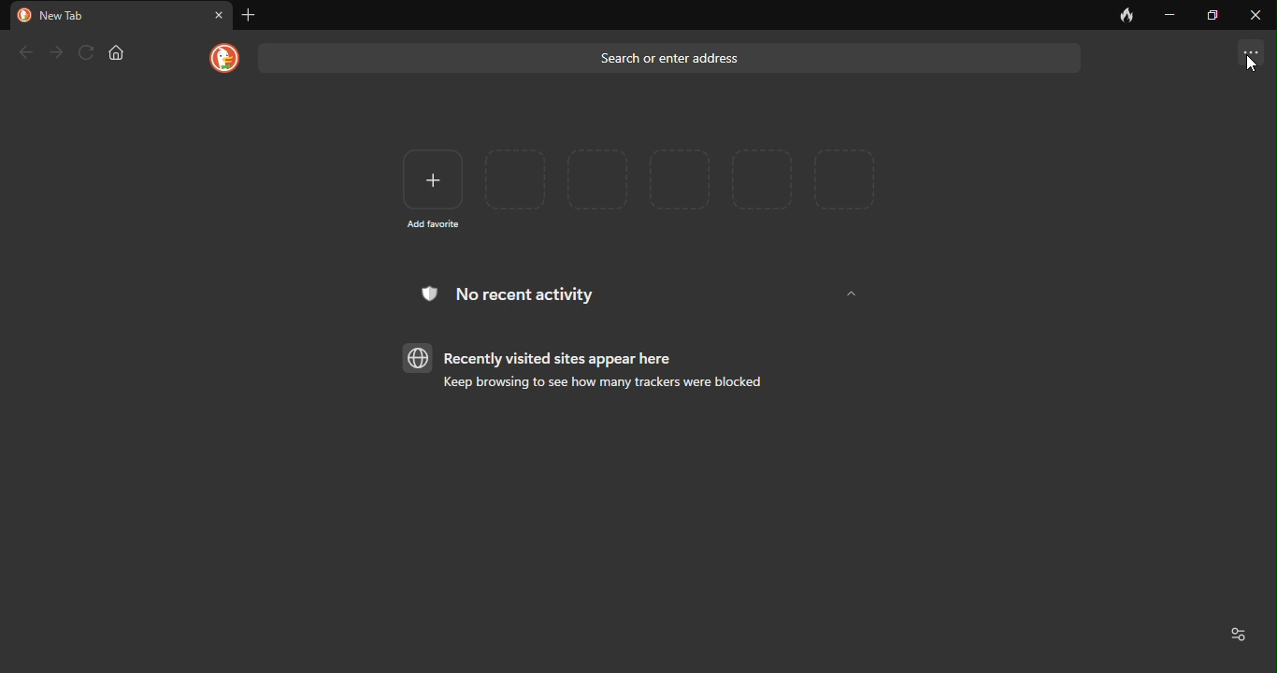 The height and width of the screenshot is (673, 1277). What do you see at coordinates (682, 179) in the screenshot?
I see `favourites` at bounding box center [682, 179].